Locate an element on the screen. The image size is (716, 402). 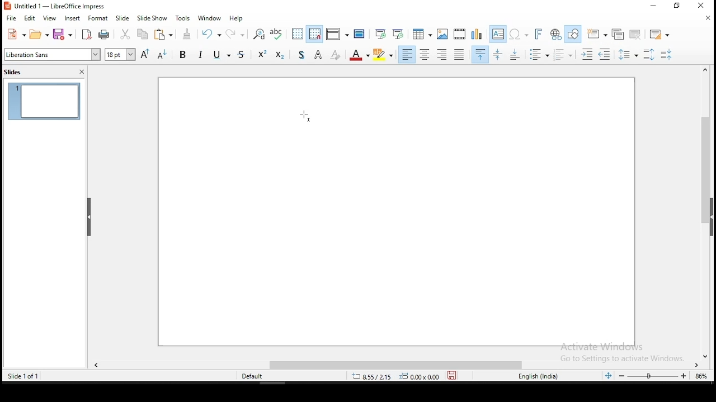
insert chart is located at coordinates (477, 33).